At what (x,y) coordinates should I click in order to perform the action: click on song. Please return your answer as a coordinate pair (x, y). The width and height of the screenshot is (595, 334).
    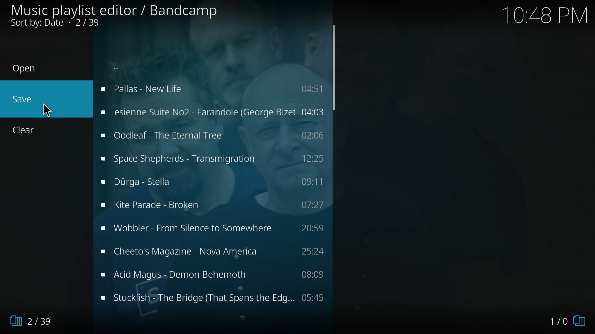
    Looking at the image, I should click on (214, 253).